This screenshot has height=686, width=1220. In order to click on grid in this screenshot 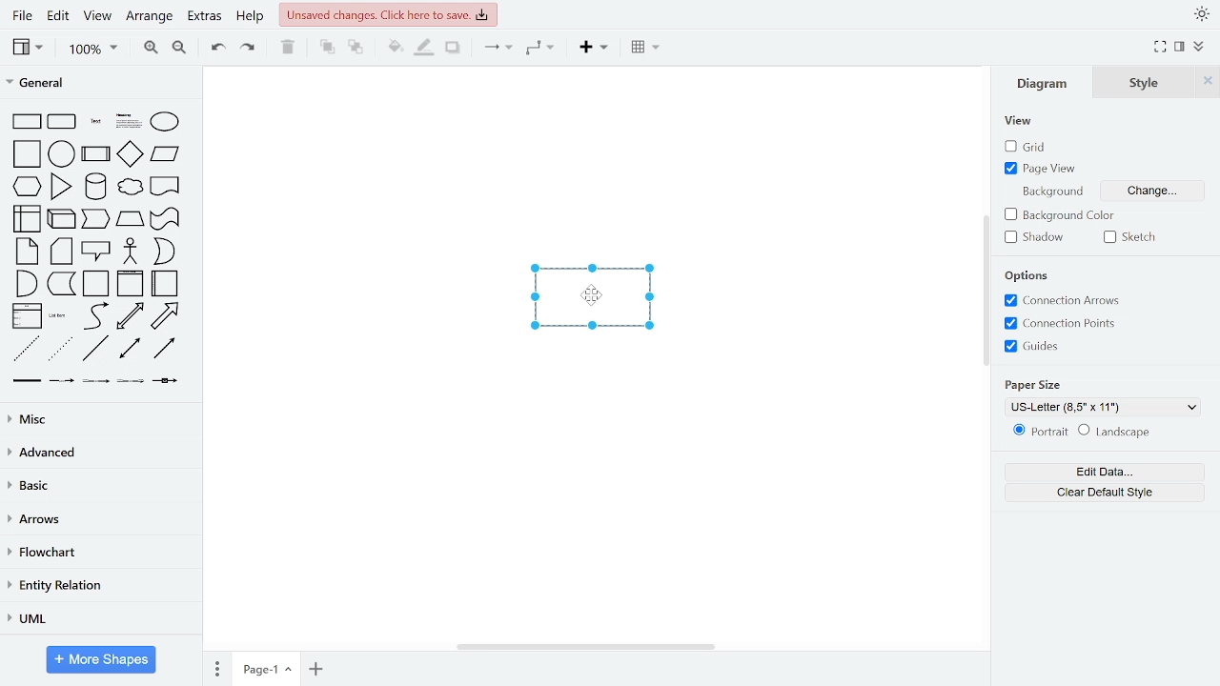, I will do `click(1030, 147)`.